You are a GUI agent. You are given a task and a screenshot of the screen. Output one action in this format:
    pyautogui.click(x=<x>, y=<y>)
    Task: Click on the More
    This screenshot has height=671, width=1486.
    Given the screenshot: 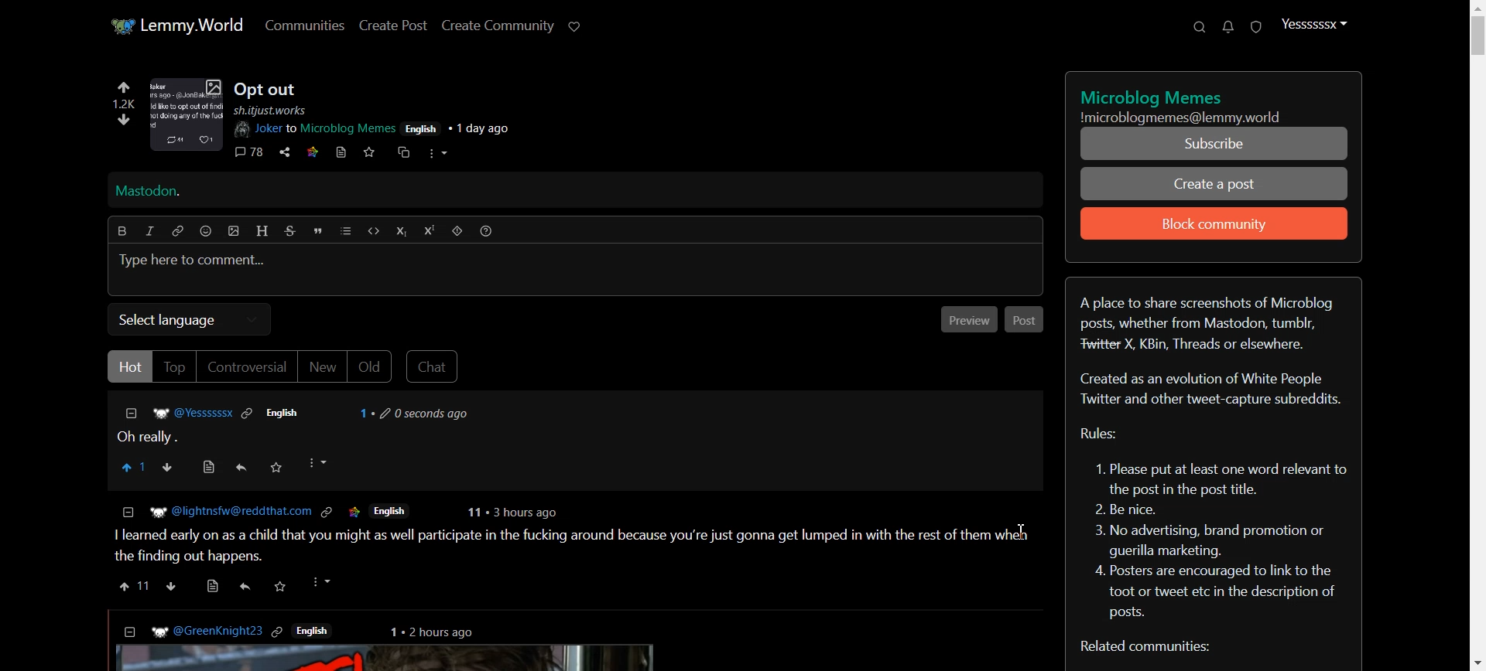 What is the action you would take?
    pyautogui.click(x=317, y=466)
    